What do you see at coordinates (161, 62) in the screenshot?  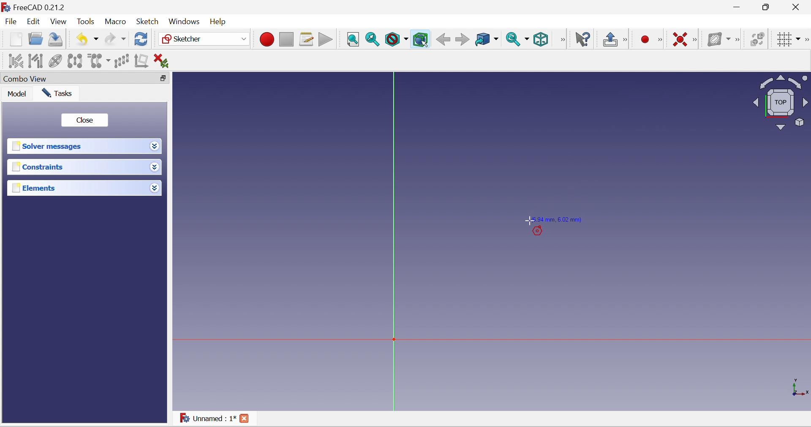 I see `Delete all constraints` at bounding box center [161, 62].